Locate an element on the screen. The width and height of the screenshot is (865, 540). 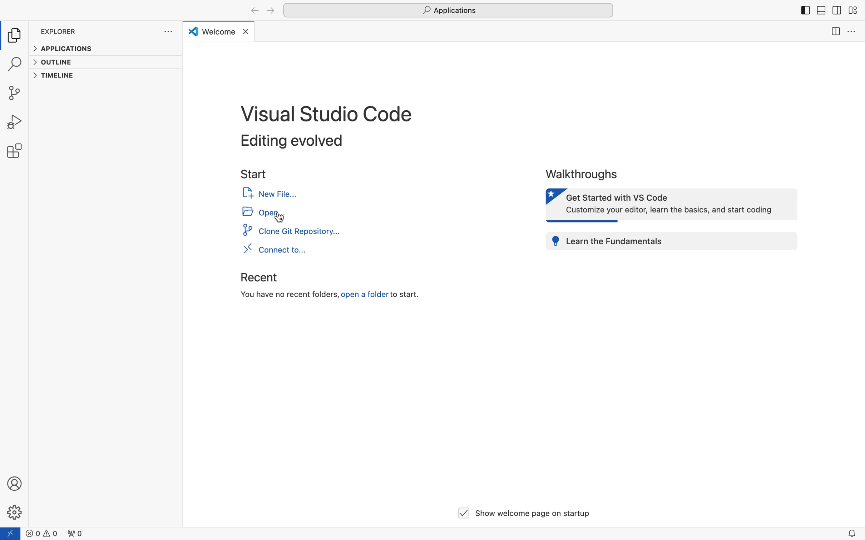
split editor right is located at coordinates (834, 32).